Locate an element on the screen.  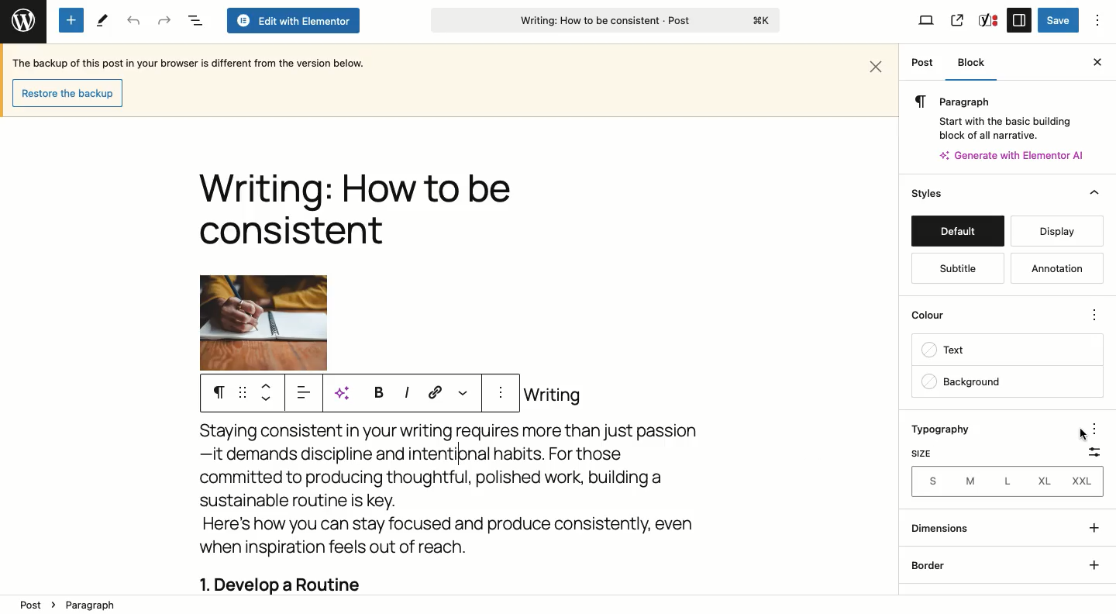
Italics is located at coordinates (406, 392).